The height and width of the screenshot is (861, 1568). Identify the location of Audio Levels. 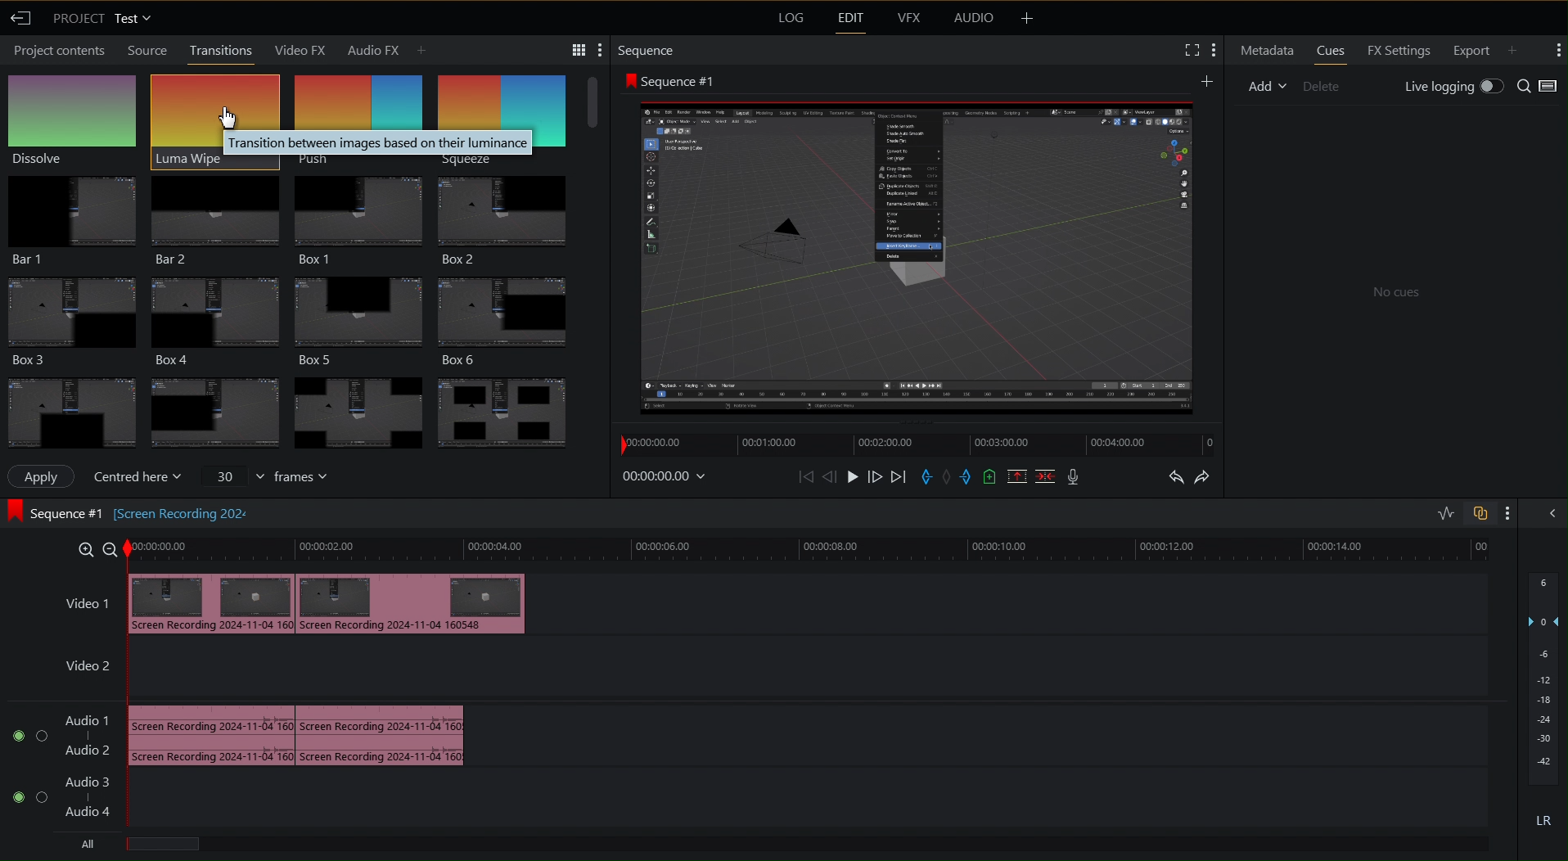
(1543, 704).